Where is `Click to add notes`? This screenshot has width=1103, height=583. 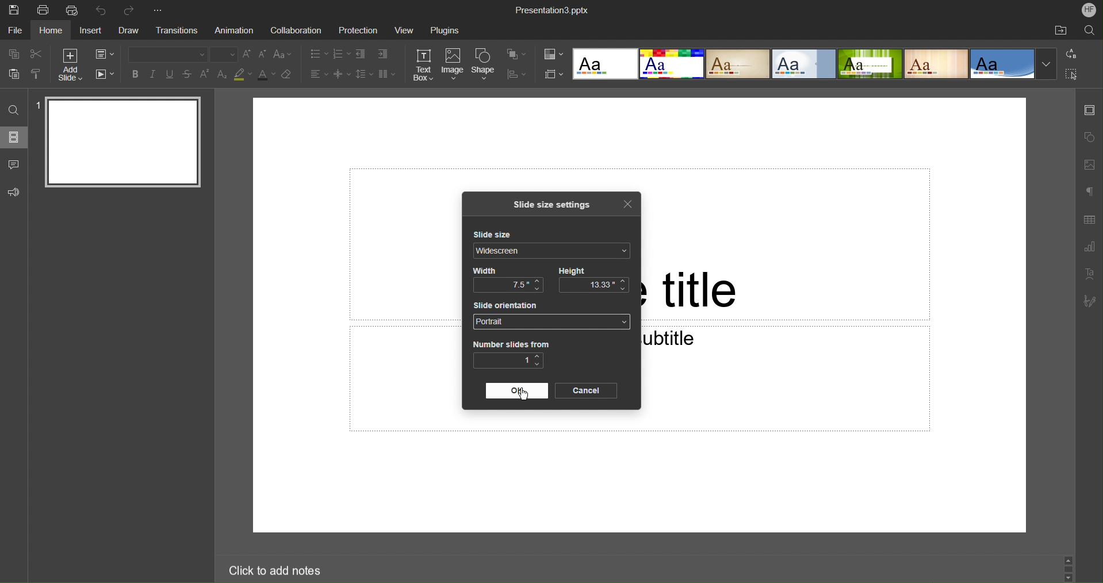
Click to add notes is located at coordinates (270, 569).